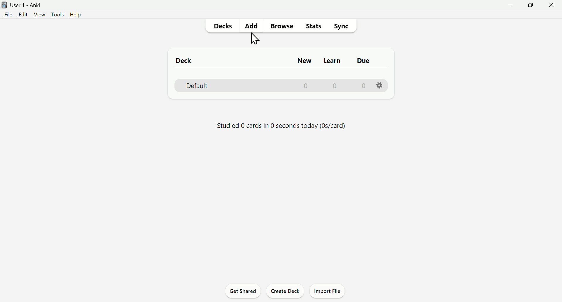  I want to click on Deck, so click(188, 61).